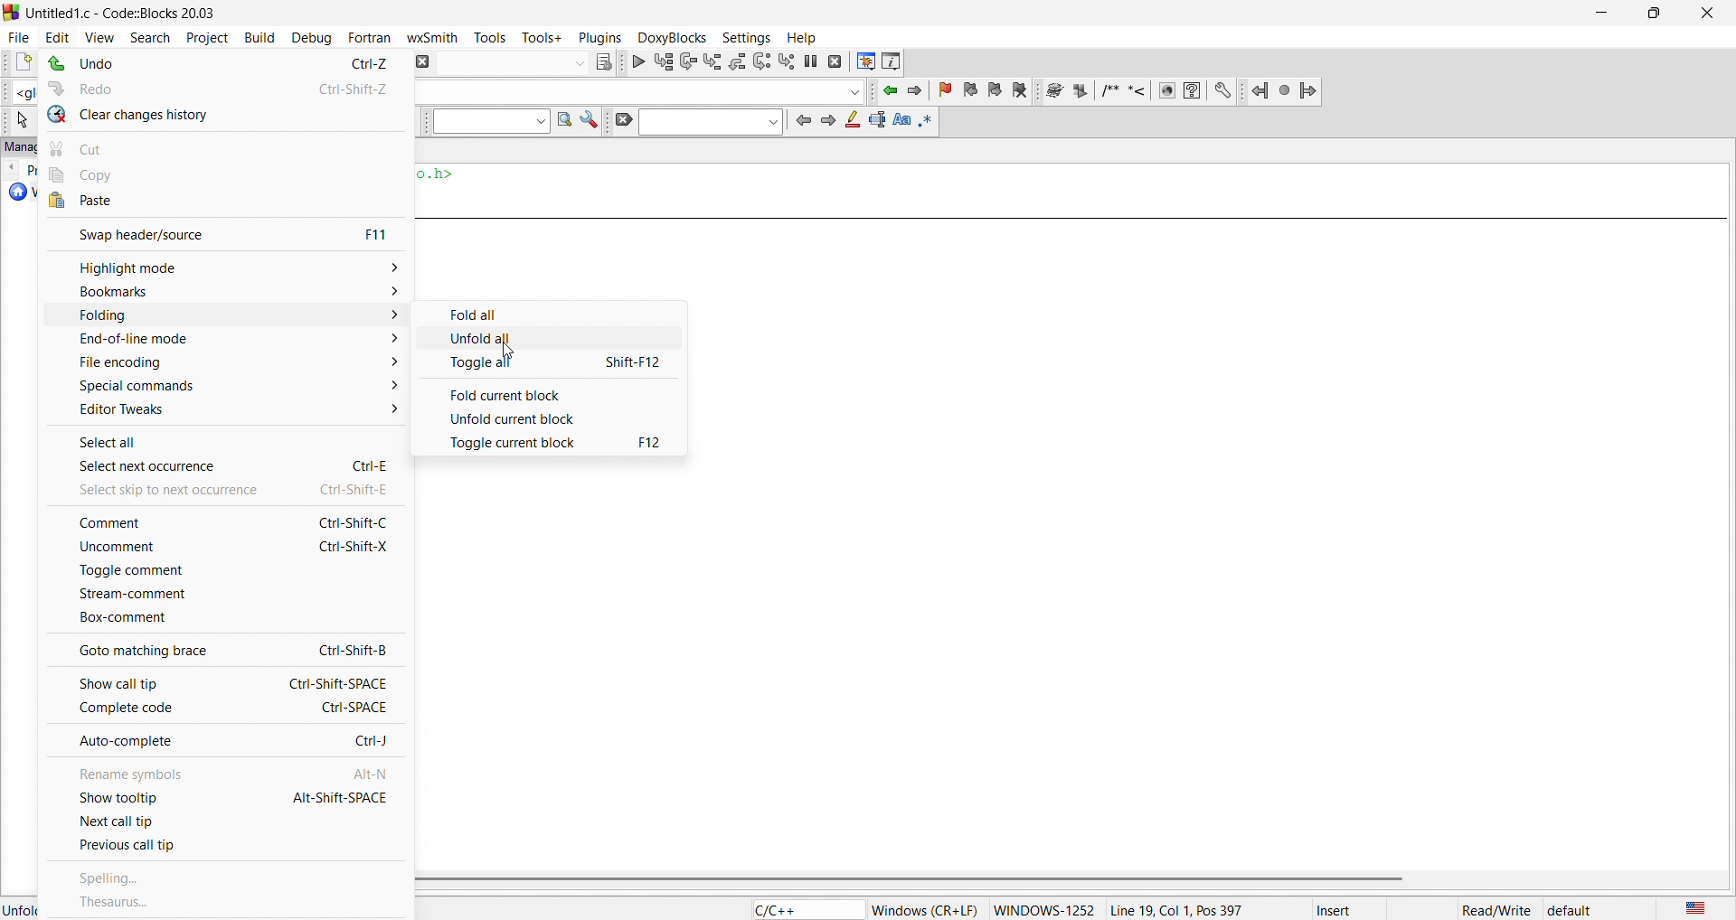  What do you see at coordinates (366, 37) in the screenshot?
I see `fortran` at bounding box center [366, 37].